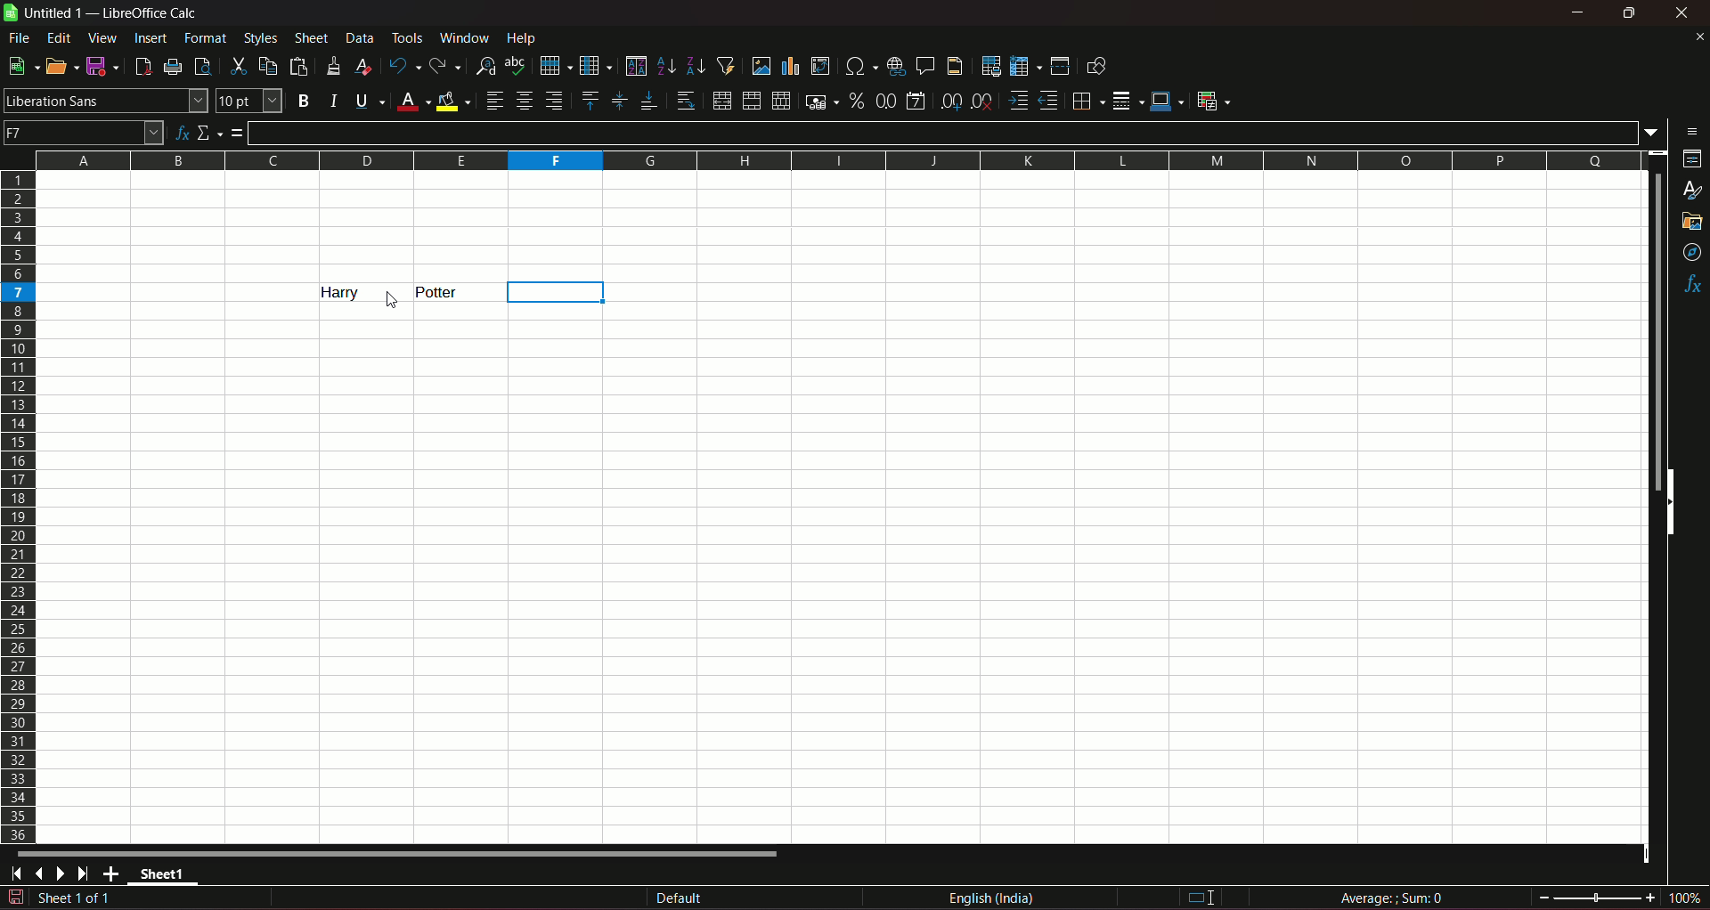 The image size is (1710, 910). I want to click on align bottom, so click(647, 101).